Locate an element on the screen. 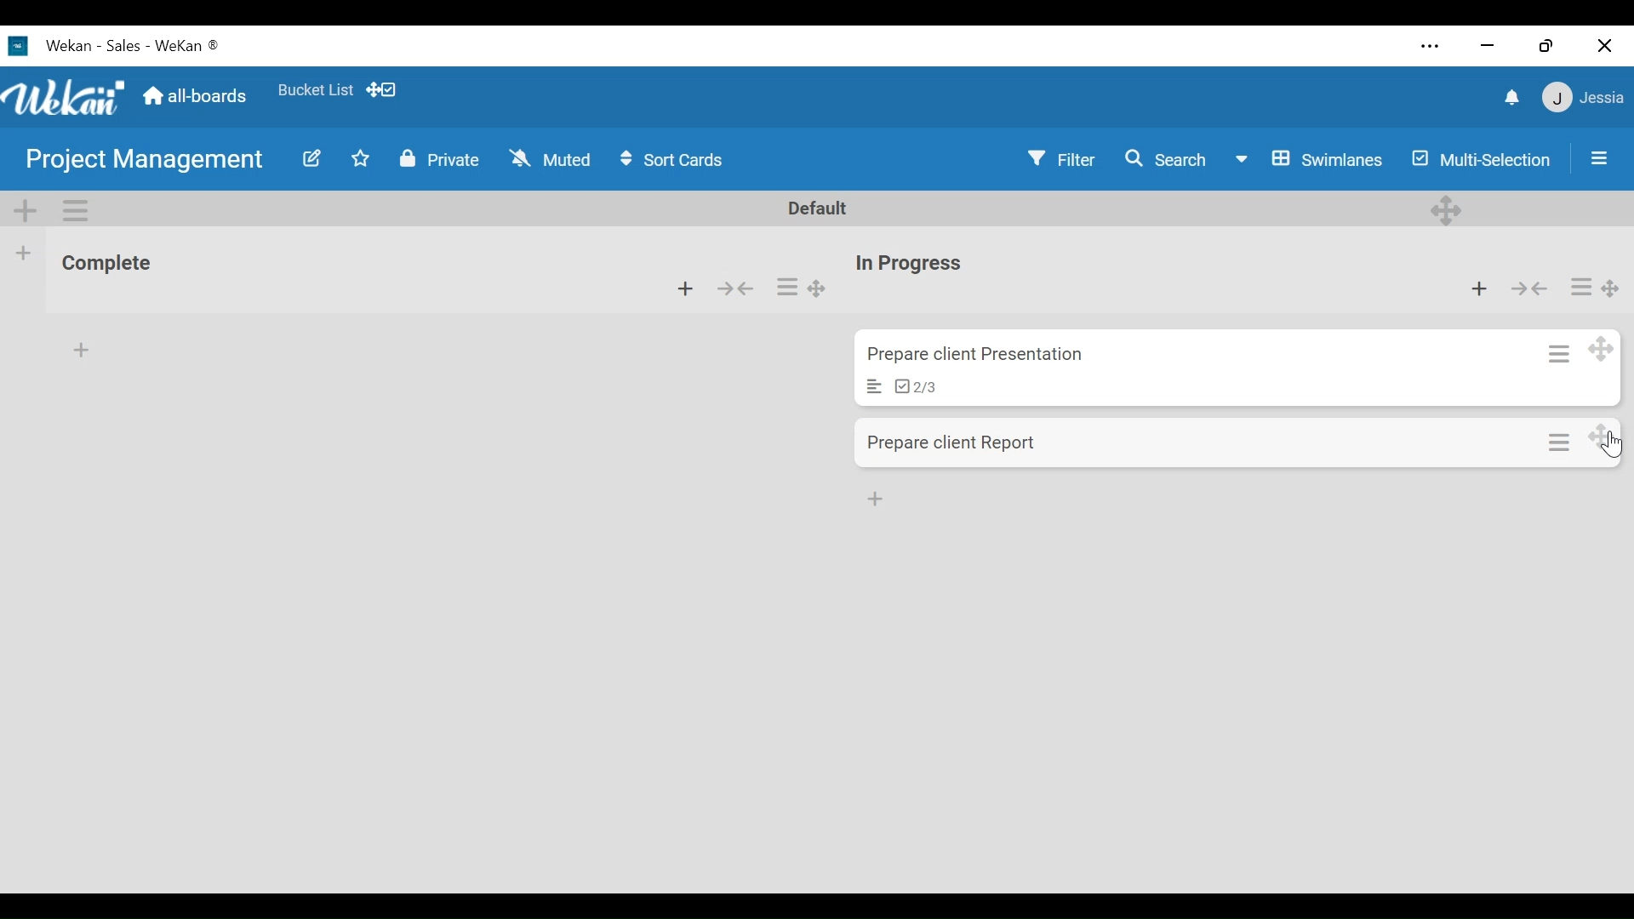  Filter  is located at coordinates (1063, 161).